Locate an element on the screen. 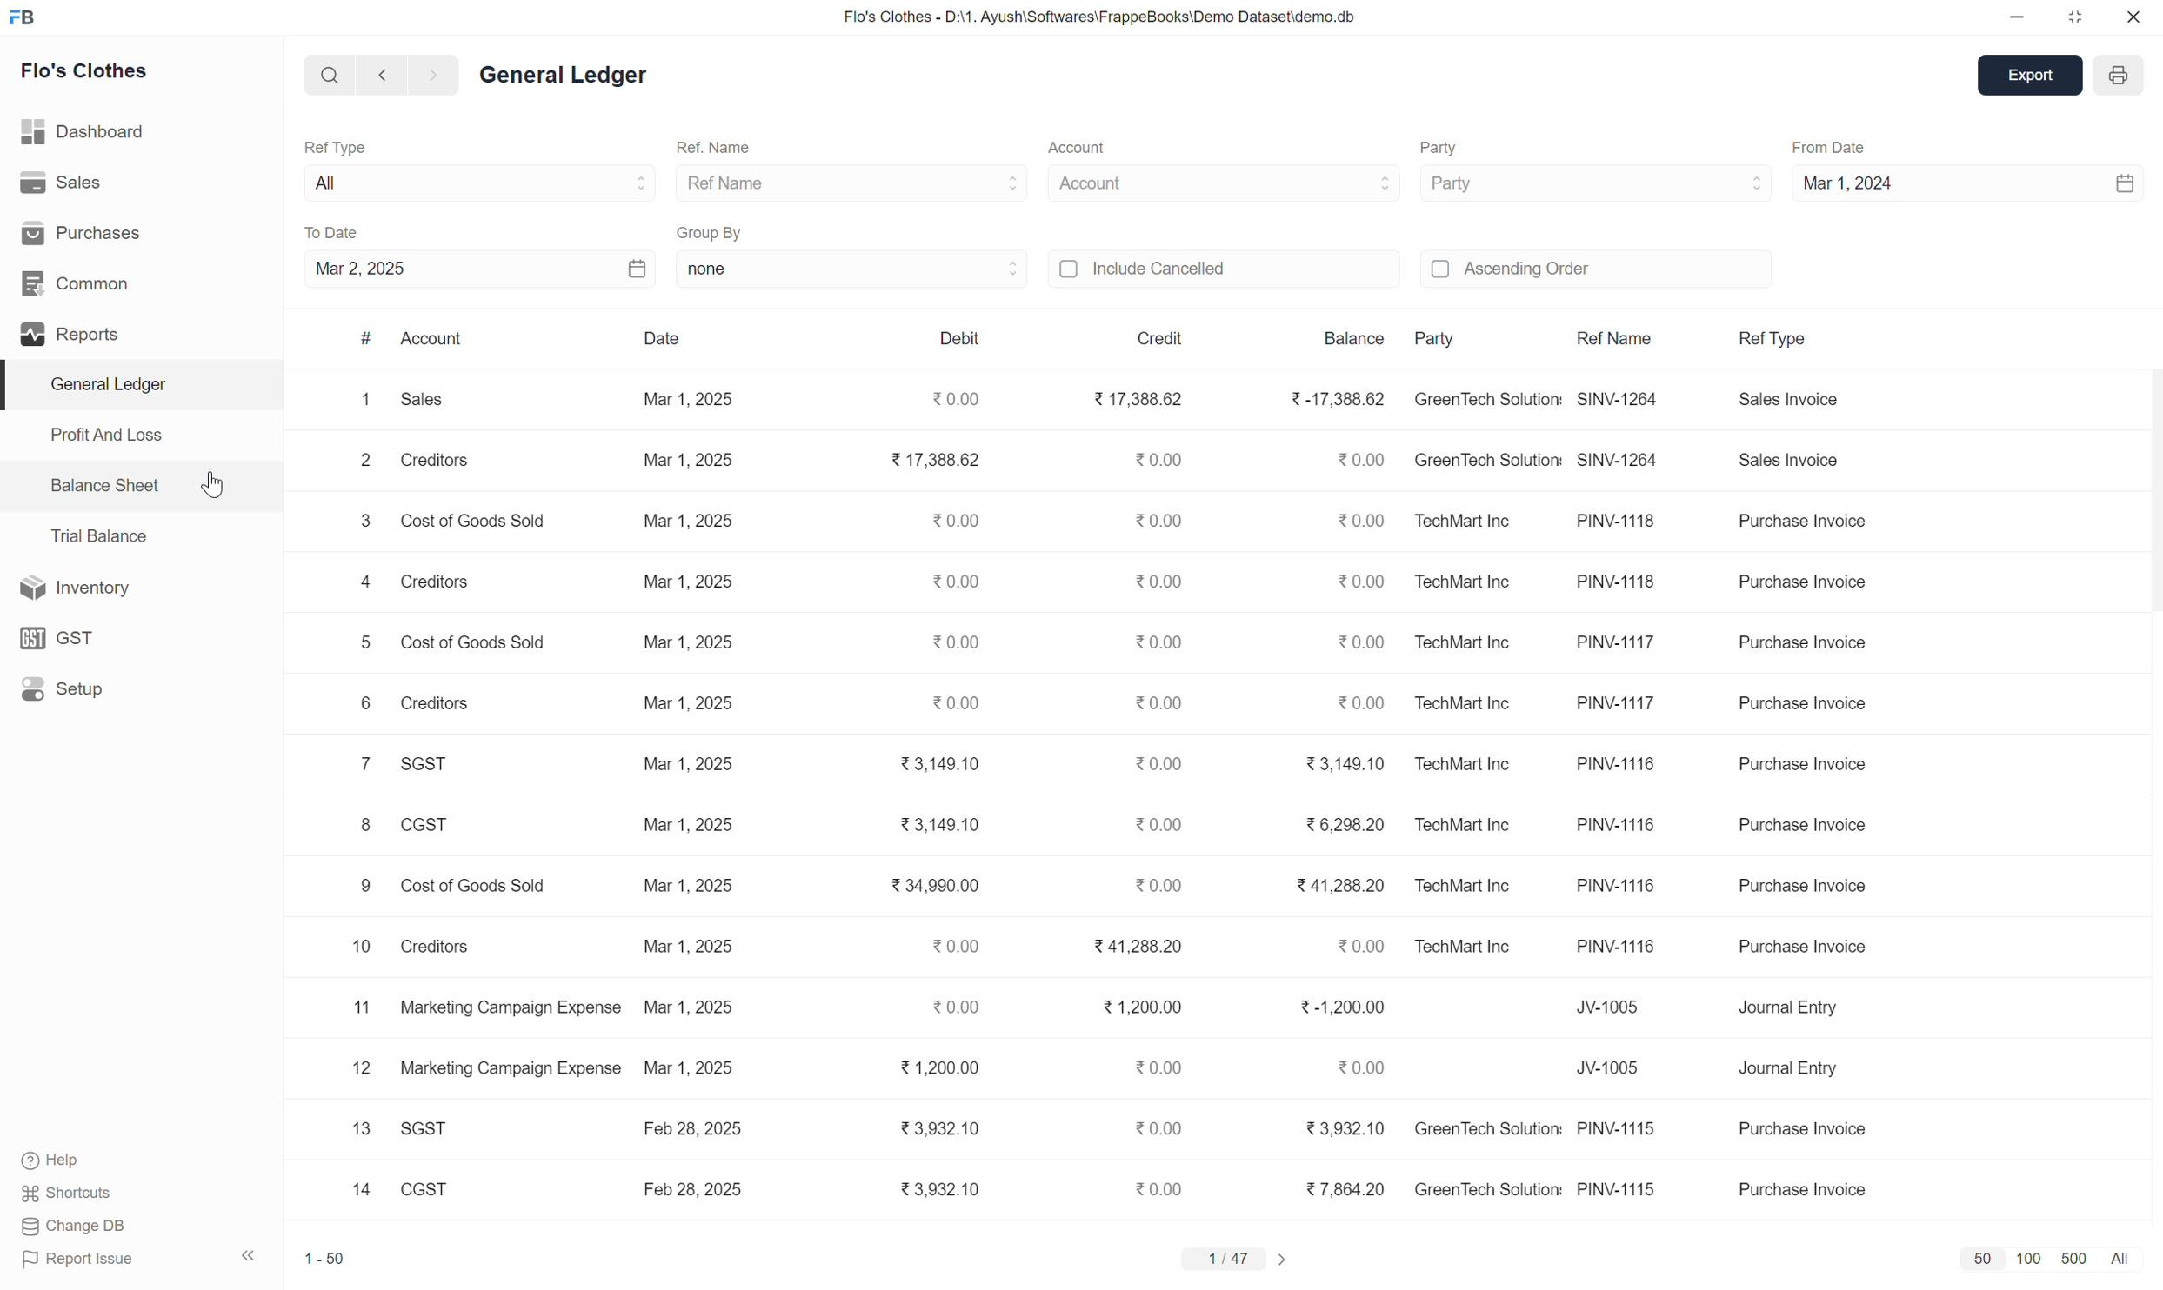 The image size is (2163, 1290). 500 is located at coordinates (2073, 1259).